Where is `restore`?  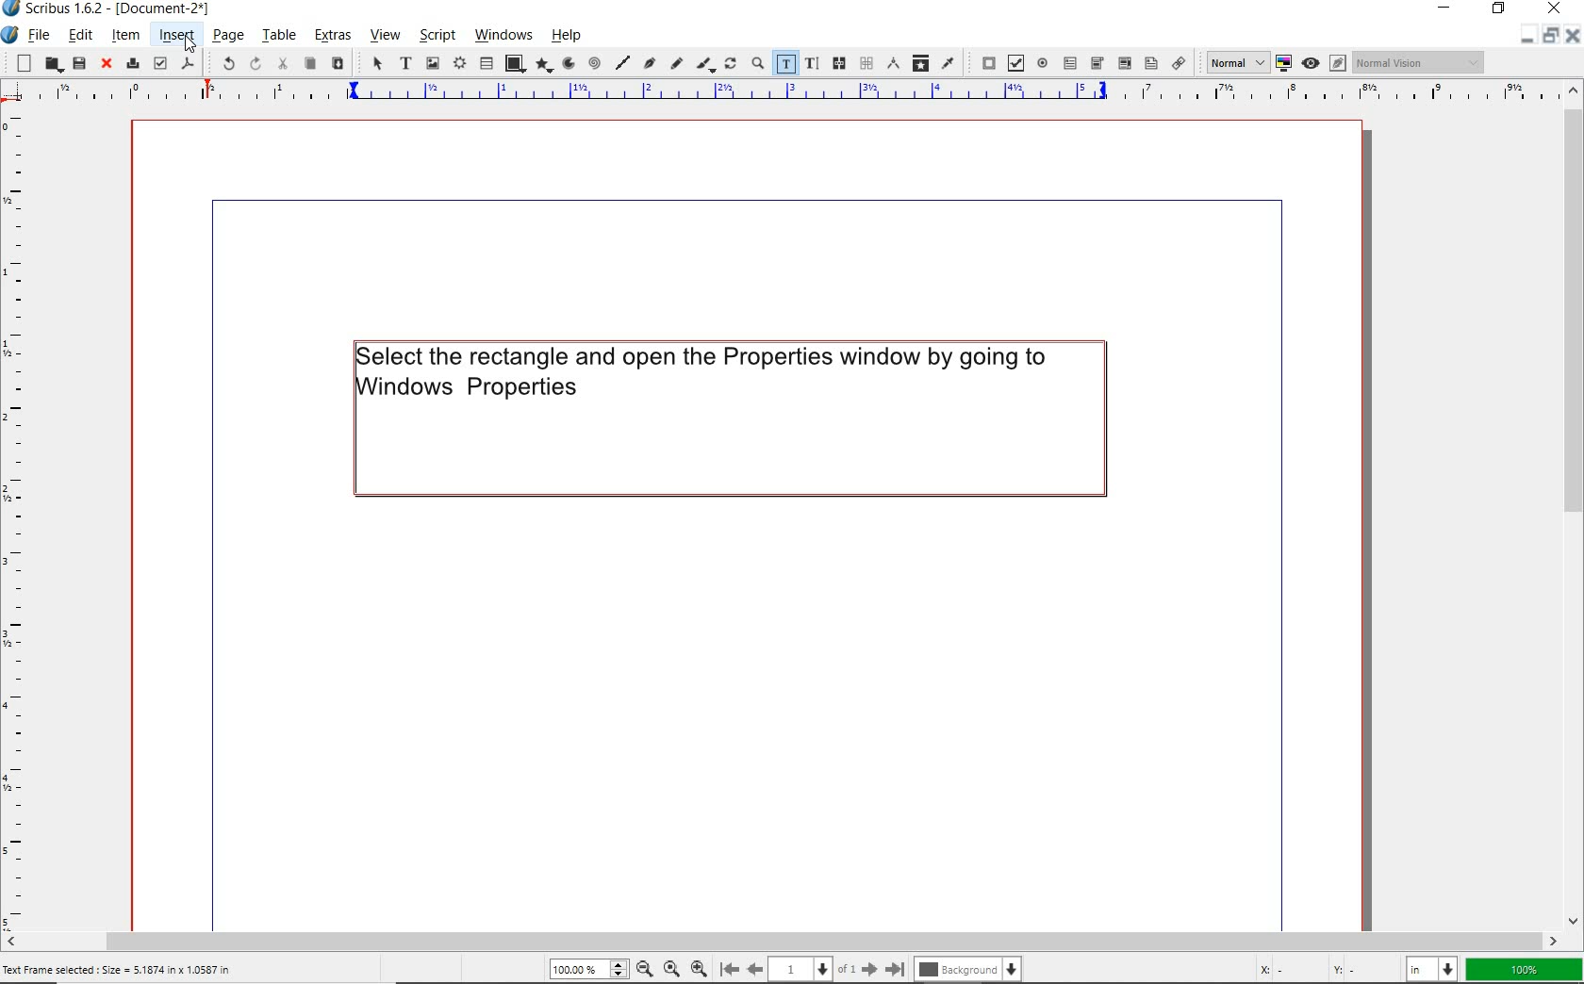
restore is located at coordinates (1499, 10).